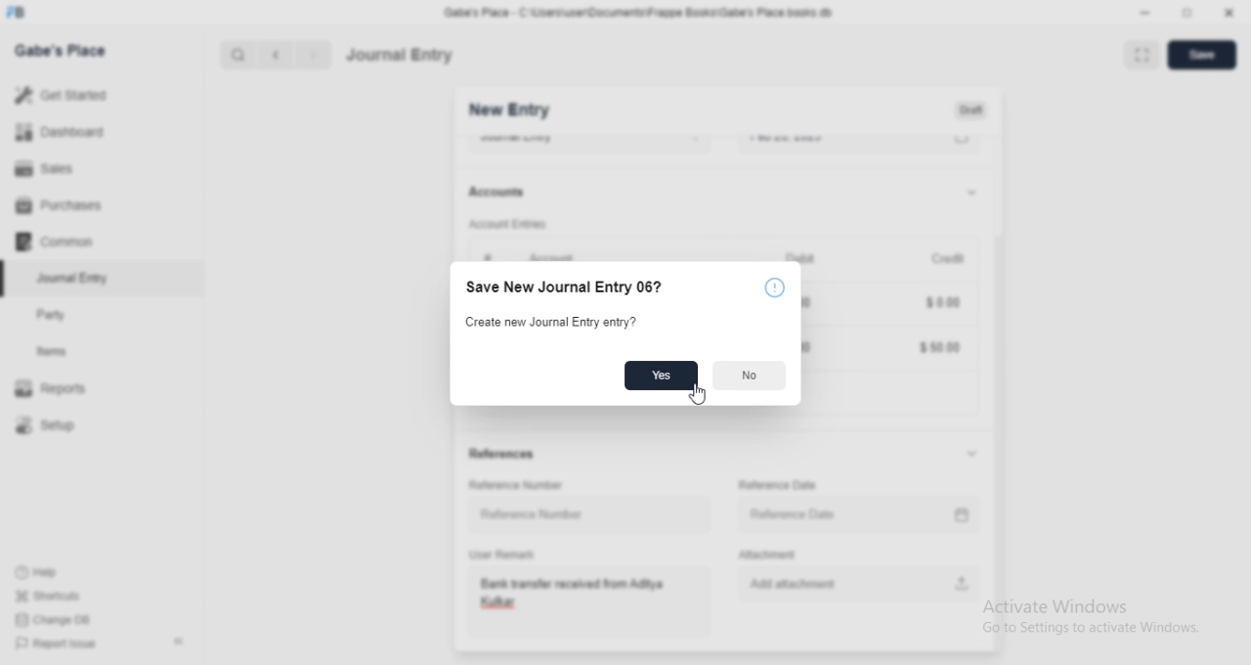 The width and height of the screenshot is (1251, 665). Describe the element at coordinates (698, 394) in the screenshot. I see `cursor` at that location.